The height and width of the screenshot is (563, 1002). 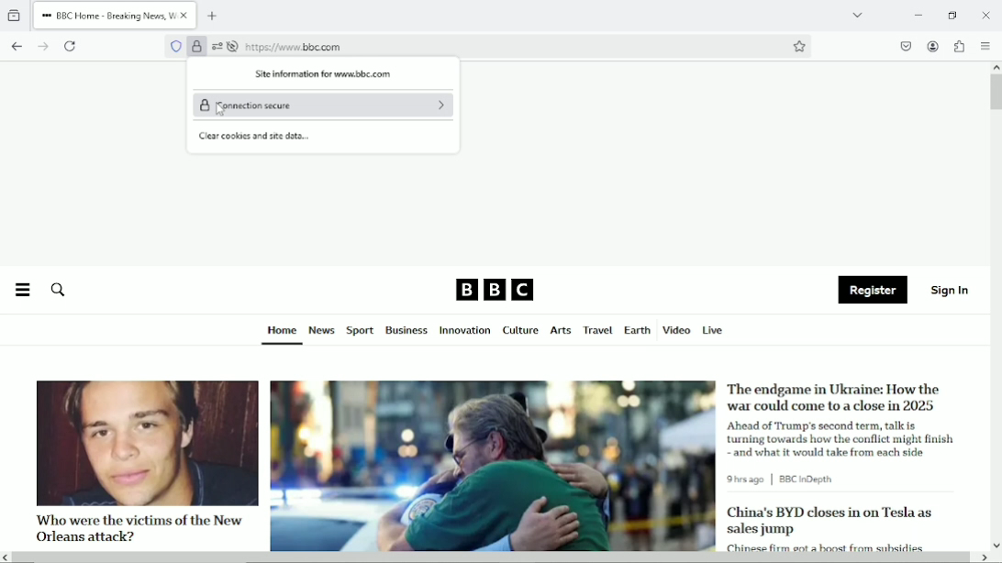 I want to click on Chinese firm got a boost from subsides, so click(x=825, y=546).